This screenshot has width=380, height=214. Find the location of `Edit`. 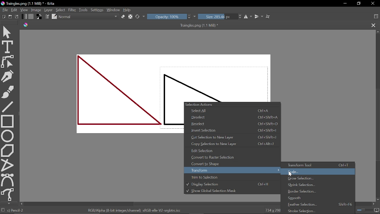

Edit is located at coordinates (14, 10).